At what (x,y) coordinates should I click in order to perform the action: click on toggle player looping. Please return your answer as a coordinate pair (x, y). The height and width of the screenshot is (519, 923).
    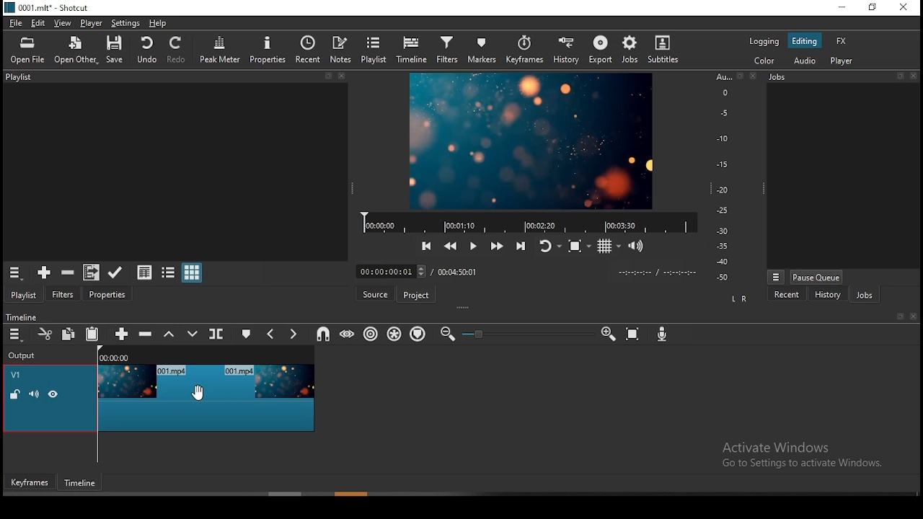
    Looking at the image, I should click on (547, 244).